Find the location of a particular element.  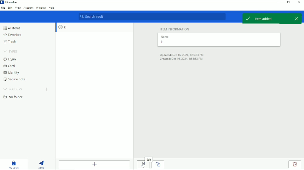

Edit is located at coordinates (10, 8).